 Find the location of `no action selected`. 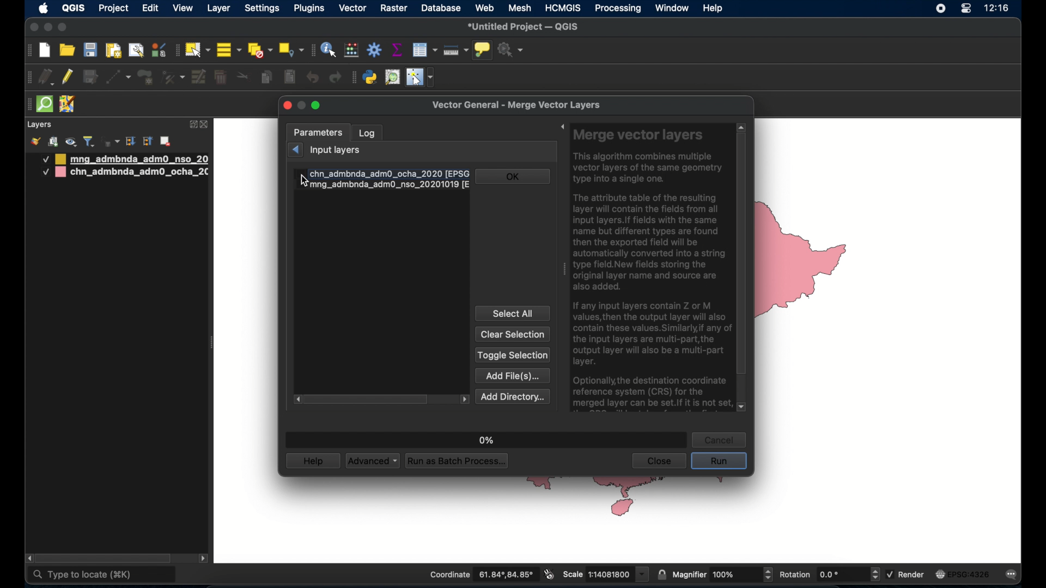

no action selected is located at coordinates (511, 50).